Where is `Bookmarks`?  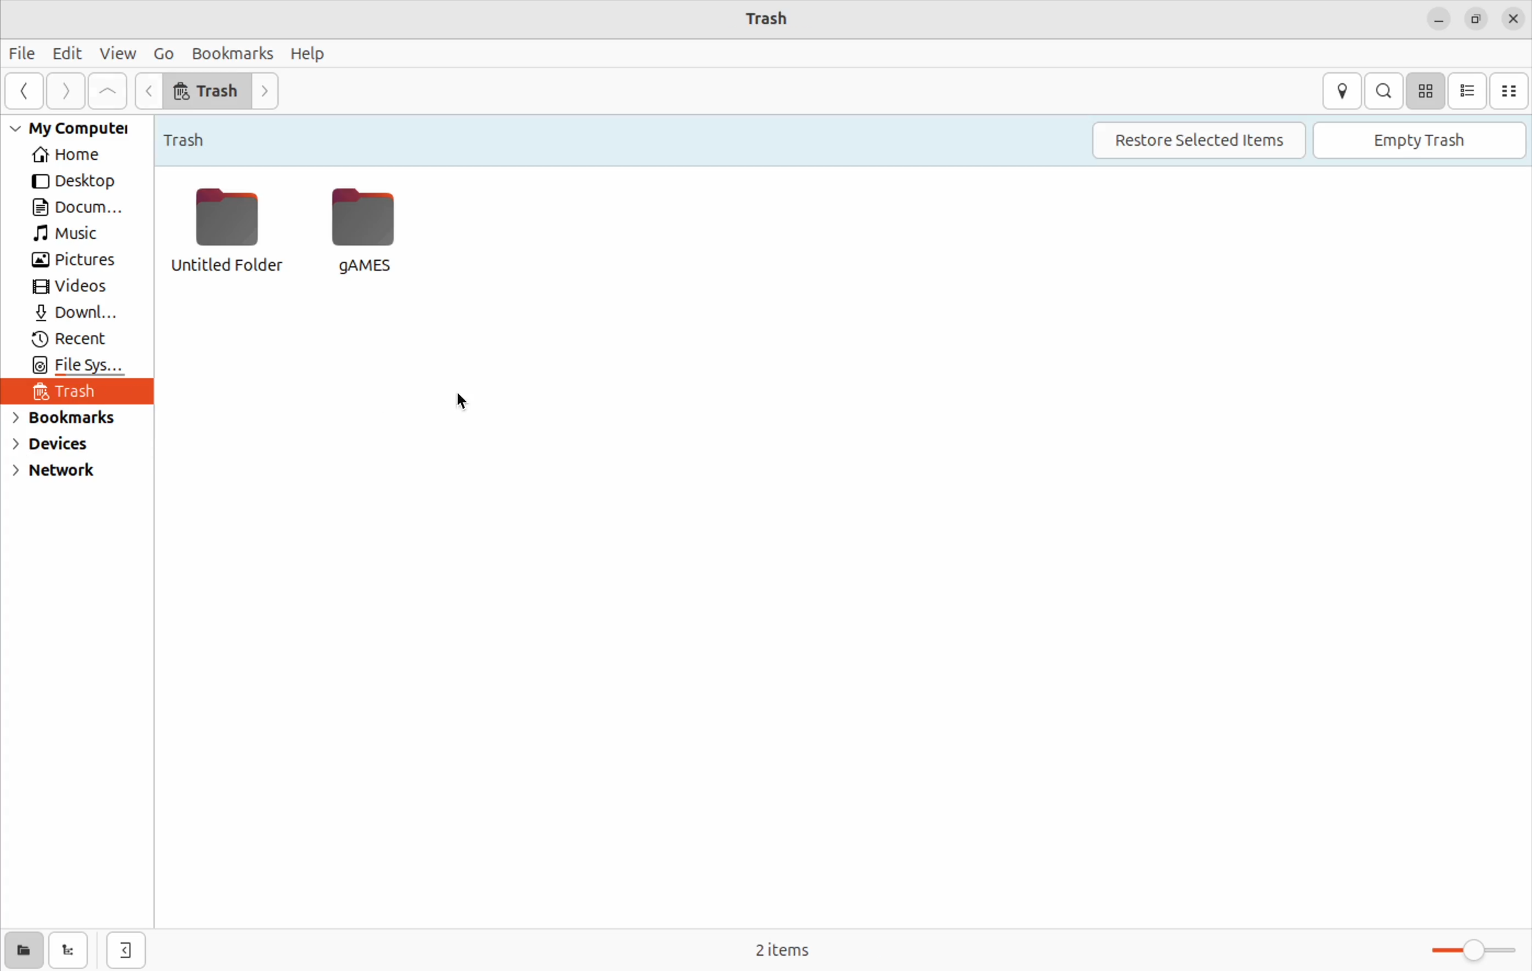 Bookmarks is located at coordinates (232, 53).